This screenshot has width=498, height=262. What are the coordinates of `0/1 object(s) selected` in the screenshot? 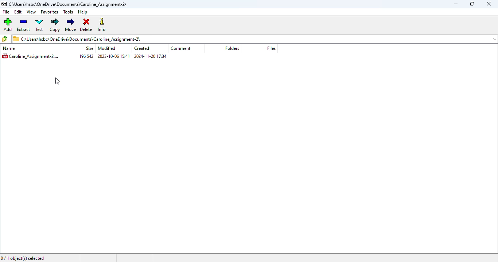 It's located at (23, 258).